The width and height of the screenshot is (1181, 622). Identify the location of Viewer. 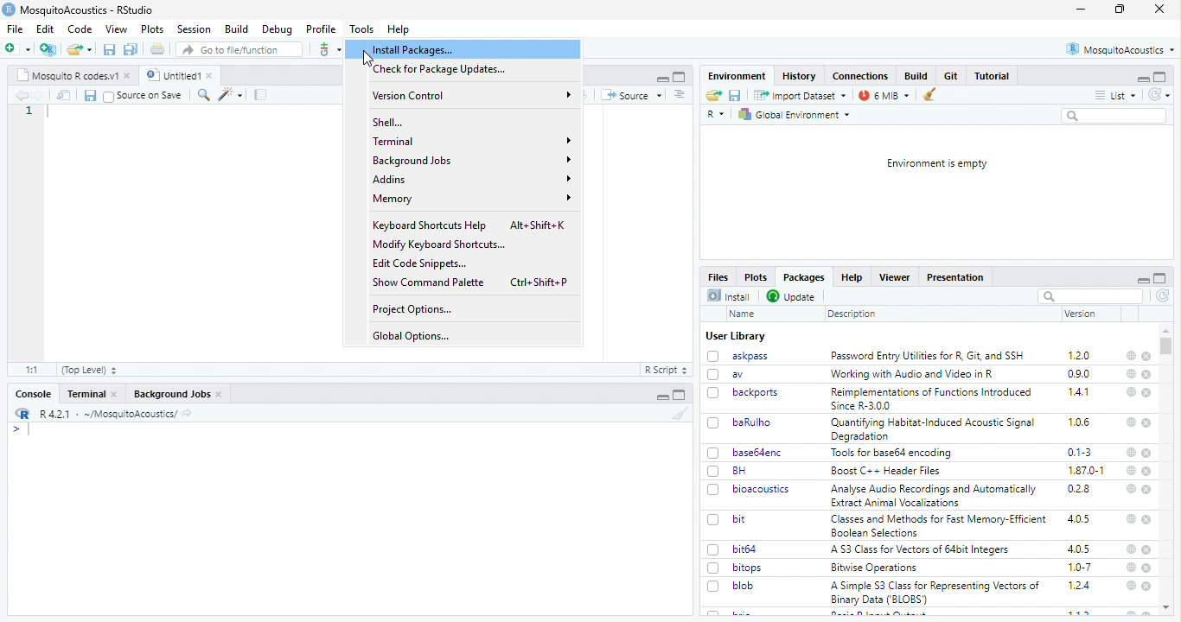
(894, 277).